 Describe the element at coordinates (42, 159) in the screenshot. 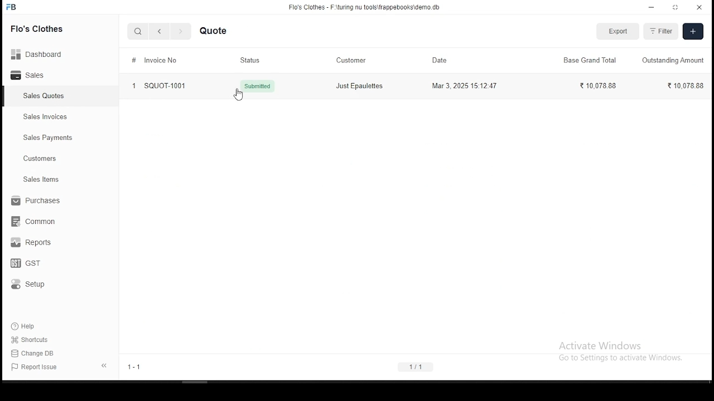

I see `customers` at that location.